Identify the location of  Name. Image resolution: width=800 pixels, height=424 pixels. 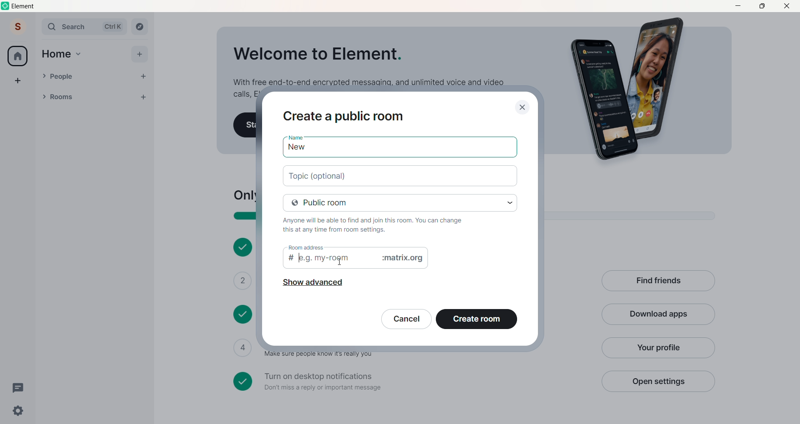
(295, 135).